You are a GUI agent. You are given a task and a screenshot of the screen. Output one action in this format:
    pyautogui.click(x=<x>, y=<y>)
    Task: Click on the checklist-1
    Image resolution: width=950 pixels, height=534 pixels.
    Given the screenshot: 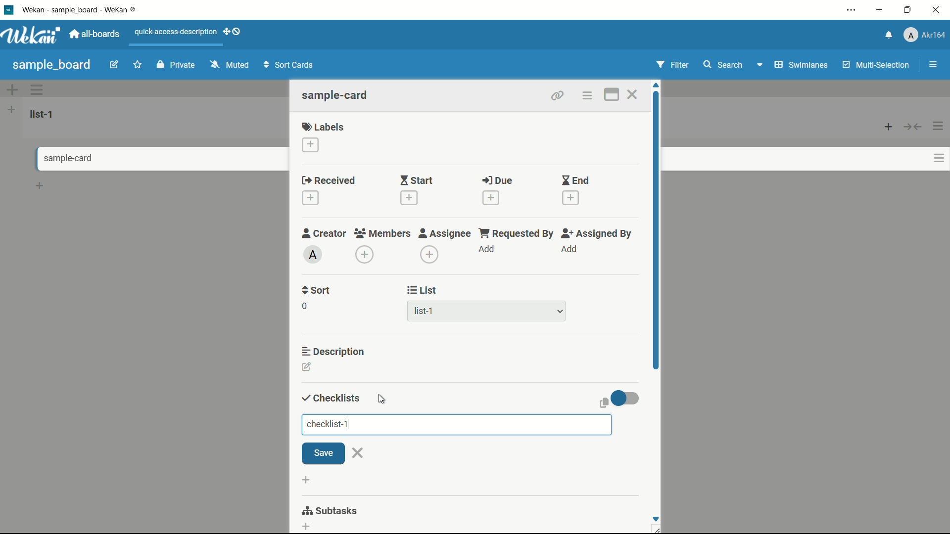 What is the action you would take?
    pyautogui.click(x=331, y=424)
    